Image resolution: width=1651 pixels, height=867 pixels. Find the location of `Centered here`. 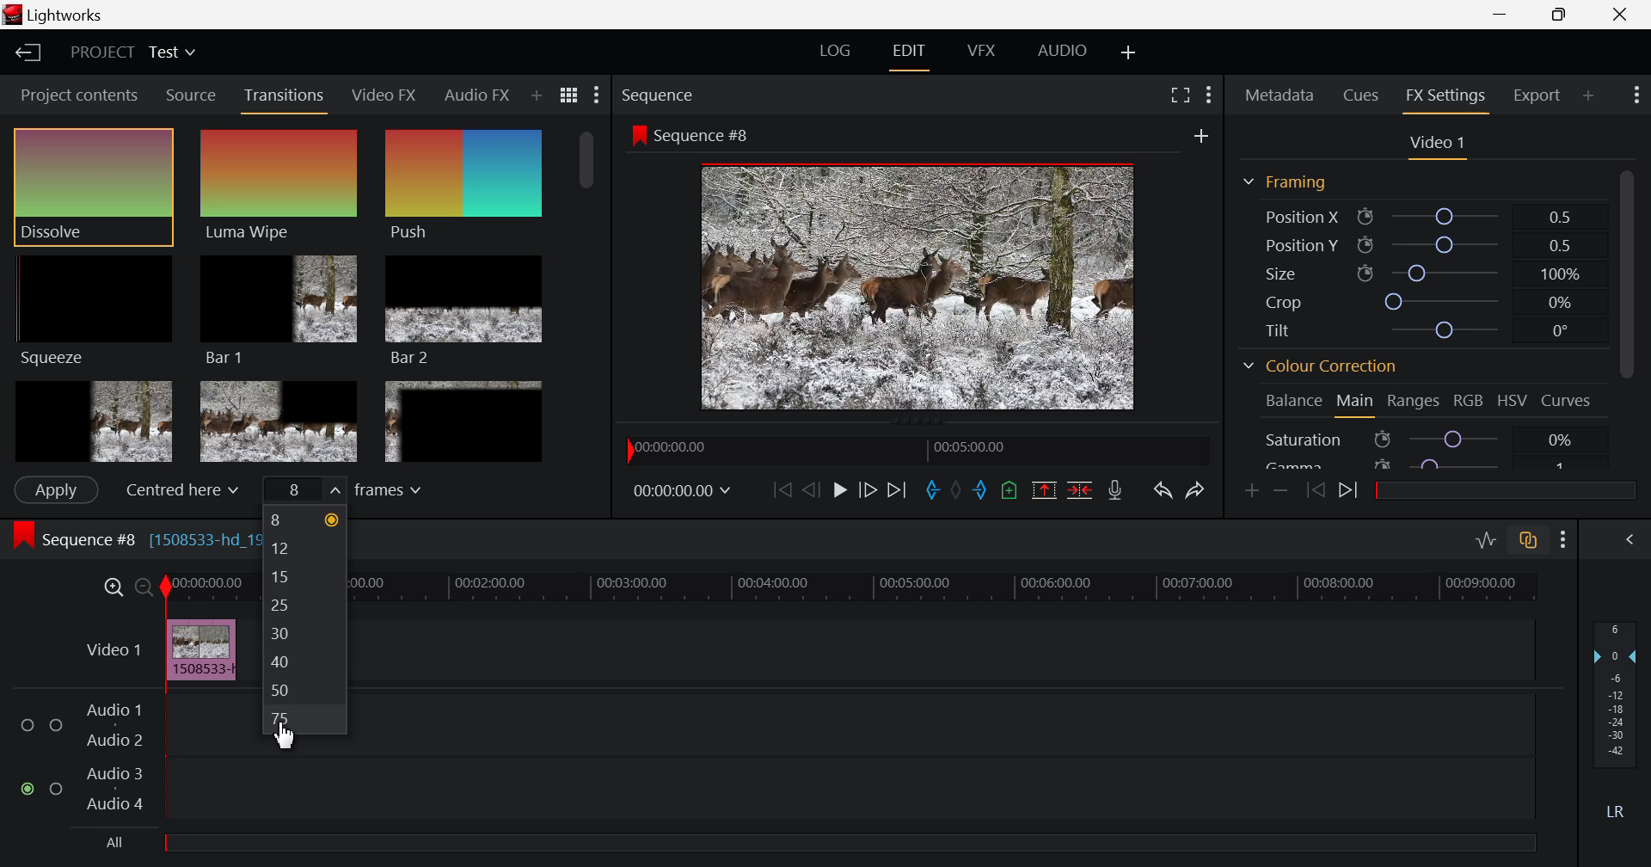

Centered here is located at coordinates (181, 489).